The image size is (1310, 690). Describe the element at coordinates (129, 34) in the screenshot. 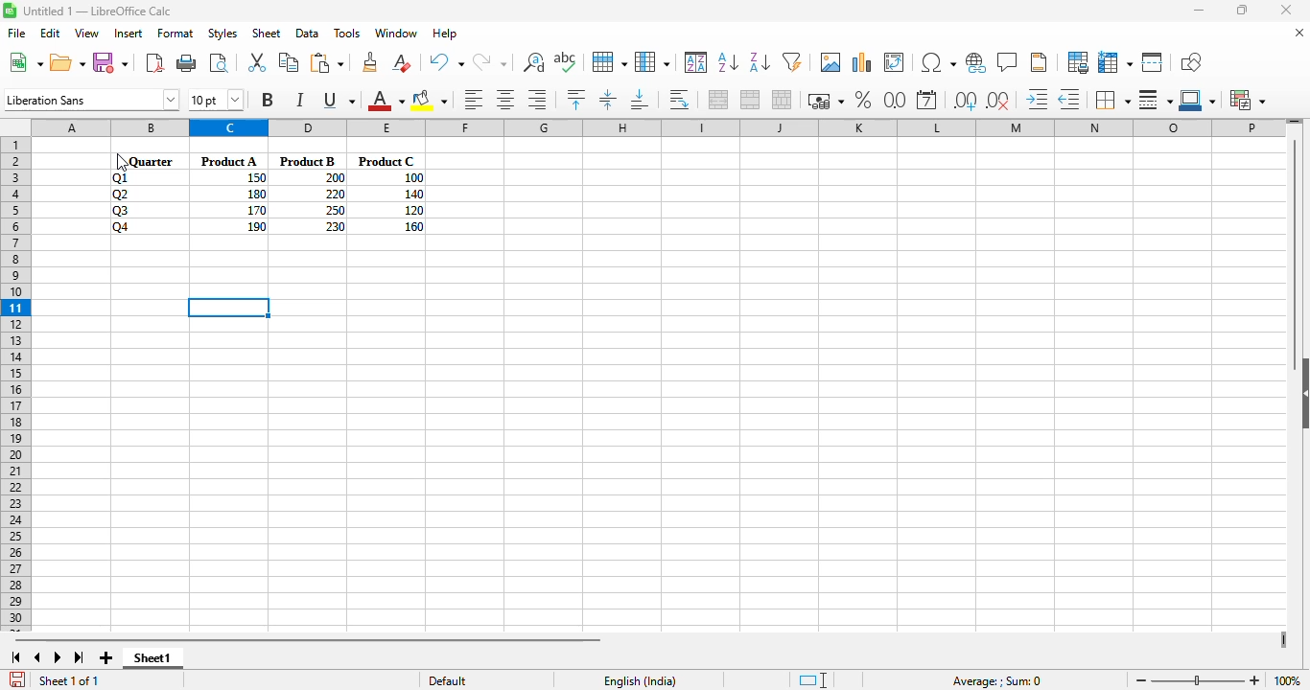

I see `insert` at that location.